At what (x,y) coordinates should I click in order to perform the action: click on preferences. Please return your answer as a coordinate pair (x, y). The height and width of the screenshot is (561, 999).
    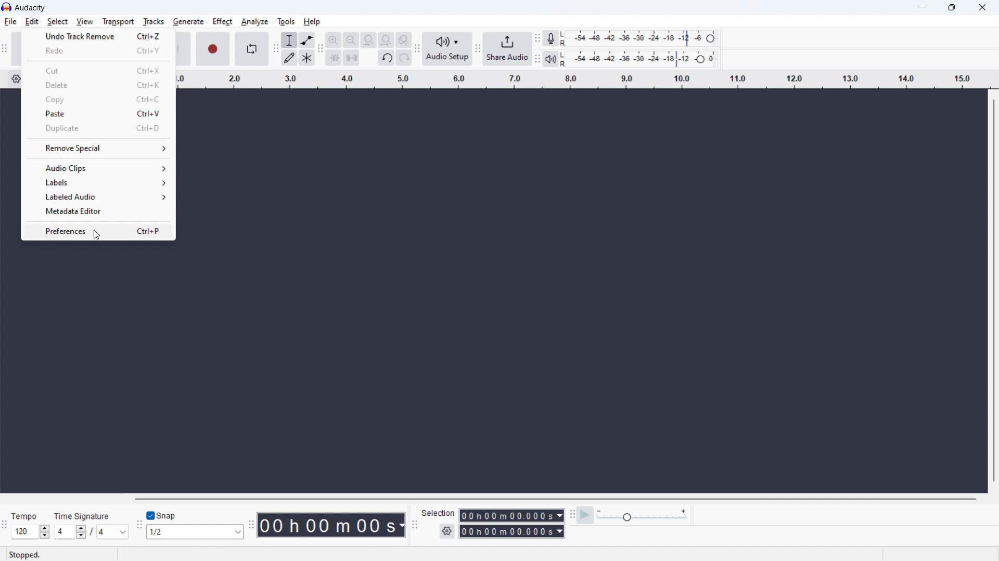
    Looking at the image, I should click on (98, 231).